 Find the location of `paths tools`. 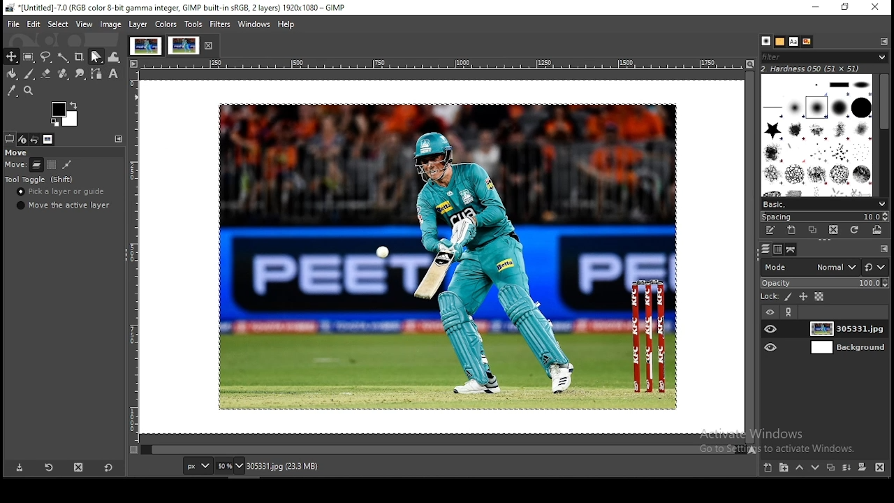

paths tools is located at coordinates (96, 73).